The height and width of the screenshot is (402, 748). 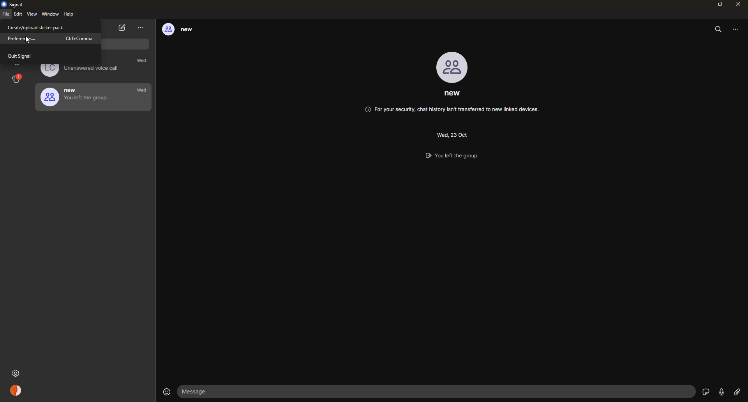 What do you see at coordinates (18, 14) in the screenshot?
I see `edit` at bounding box center [18, 14].